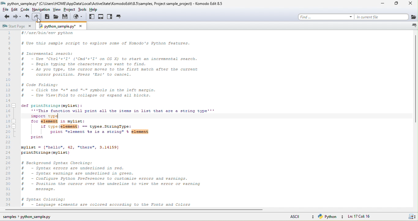  Describe the element at coordinates (82, 10) in the screenshot. I see `tools` at that location.